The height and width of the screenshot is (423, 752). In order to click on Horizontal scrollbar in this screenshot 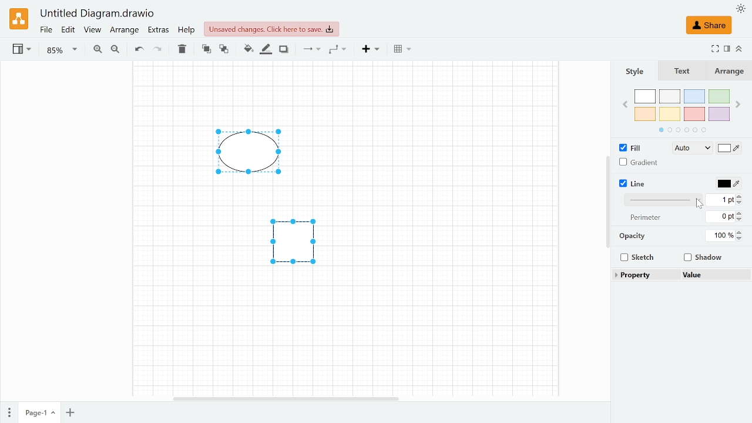, I will do `click(285, 397)`.